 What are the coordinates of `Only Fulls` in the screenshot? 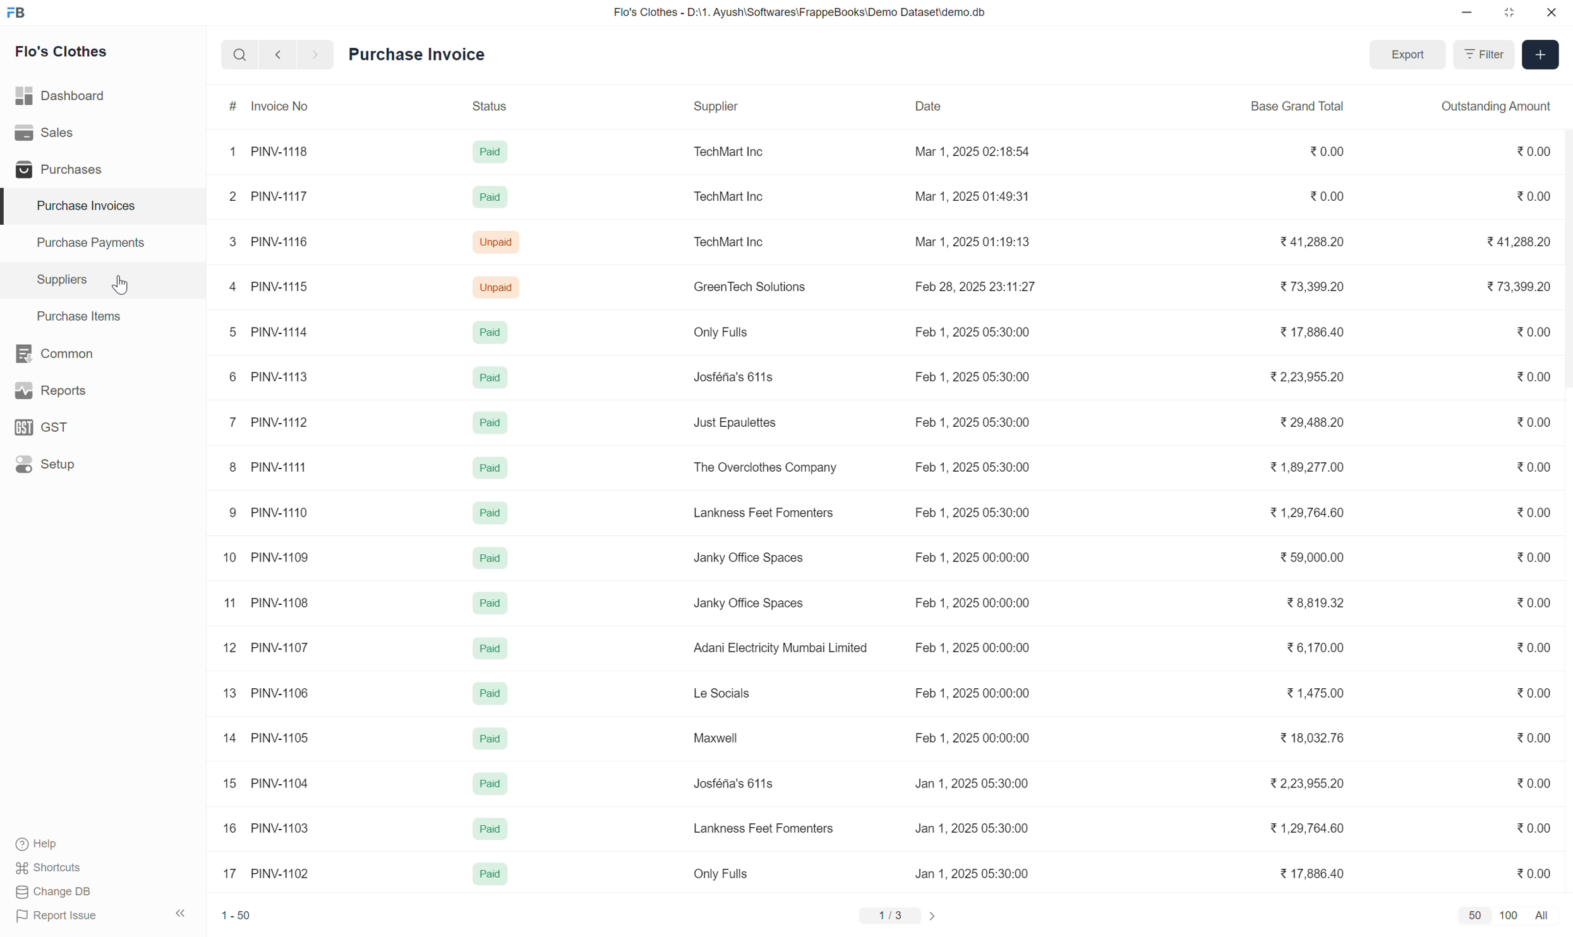 It's located at (722, 332).